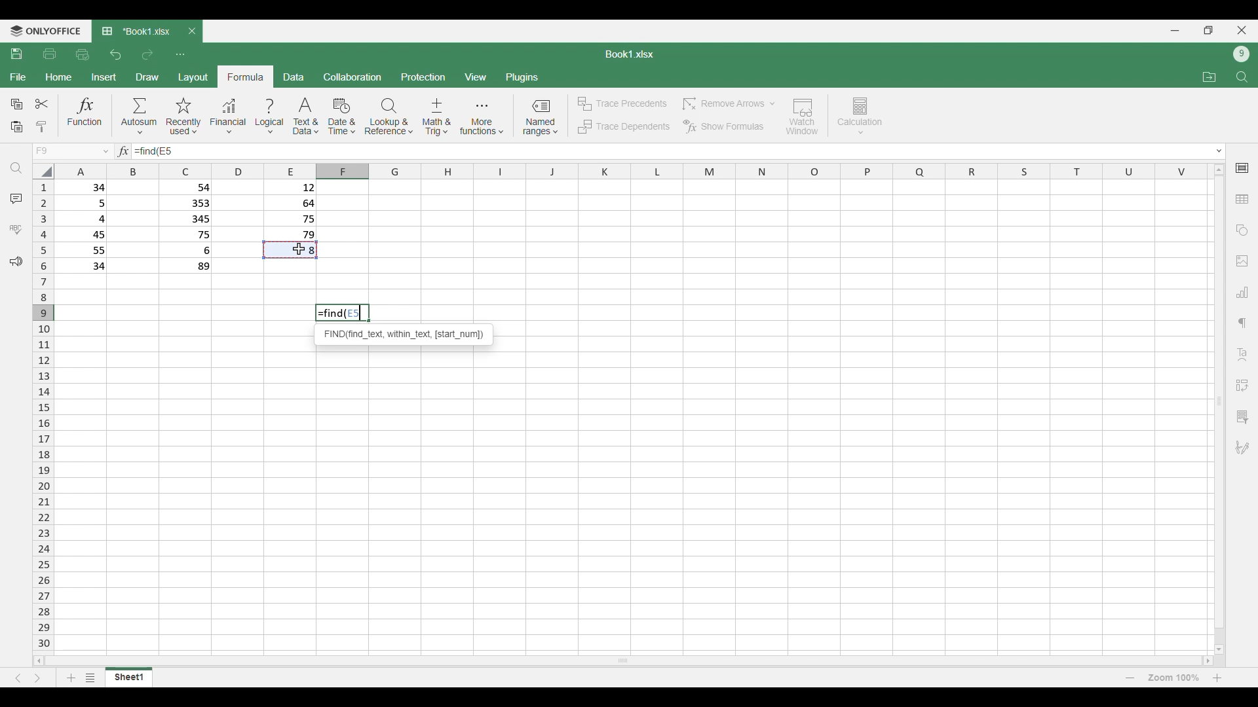 This screenshot has width=1258, height=707. I want to click on Click to select all cells, so click(42, 171).